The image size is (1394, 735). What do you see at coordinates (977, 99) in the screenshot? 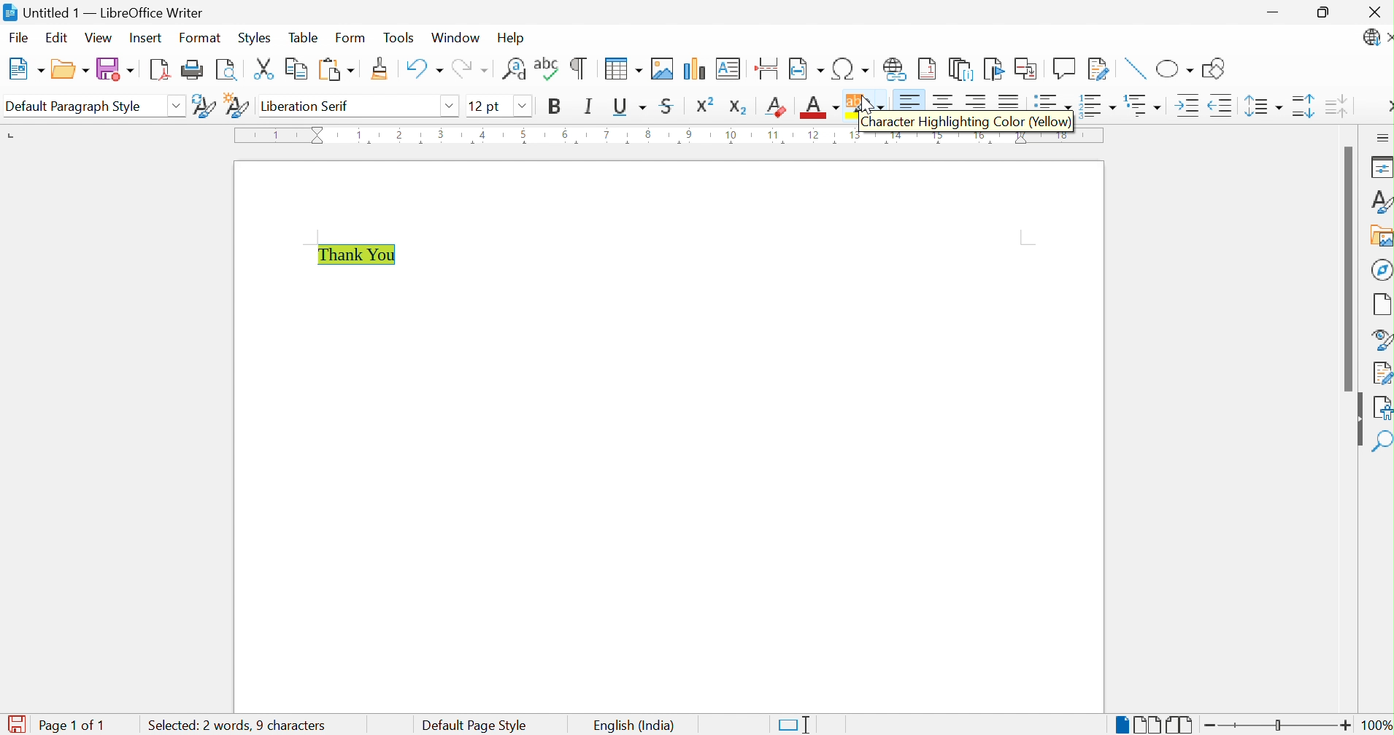
I see `Align Right` at bounding box center [977, 99].